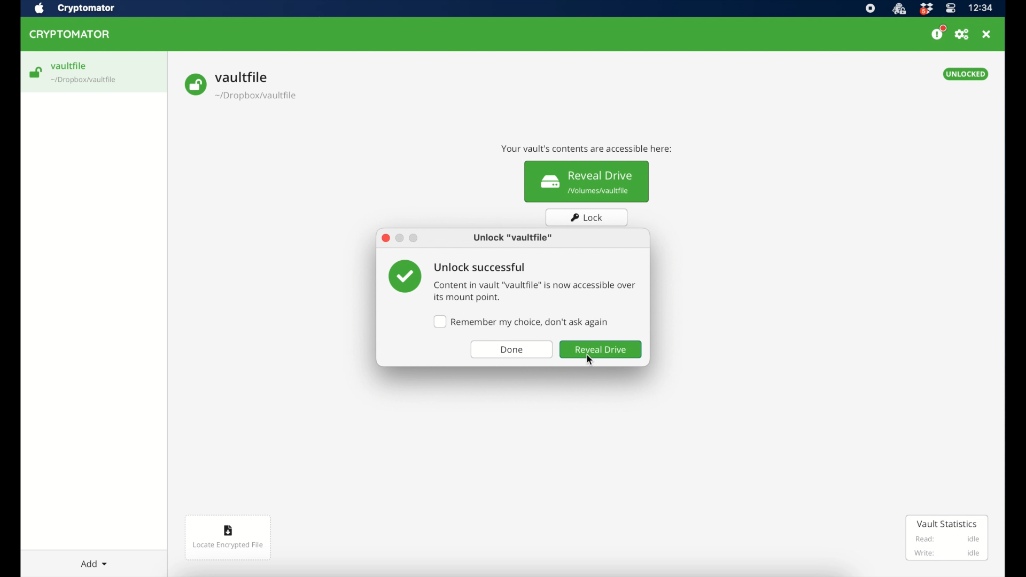 Image resolution: width=1026 pixels, height=577 pixels. I want to click on donate us, so click(938, 33).